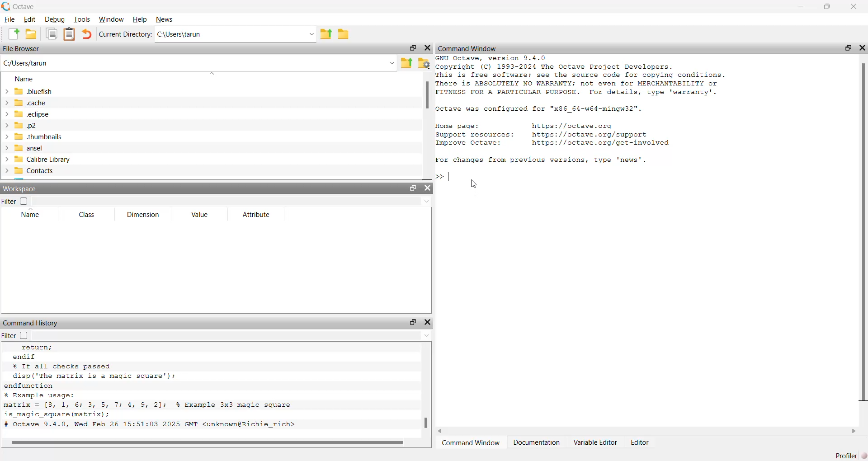 Image resolution: width=868 pixels, height=461 pixels. Describe the element at coordinates (31, 212) in the screenshot. I see `Name` at that location.